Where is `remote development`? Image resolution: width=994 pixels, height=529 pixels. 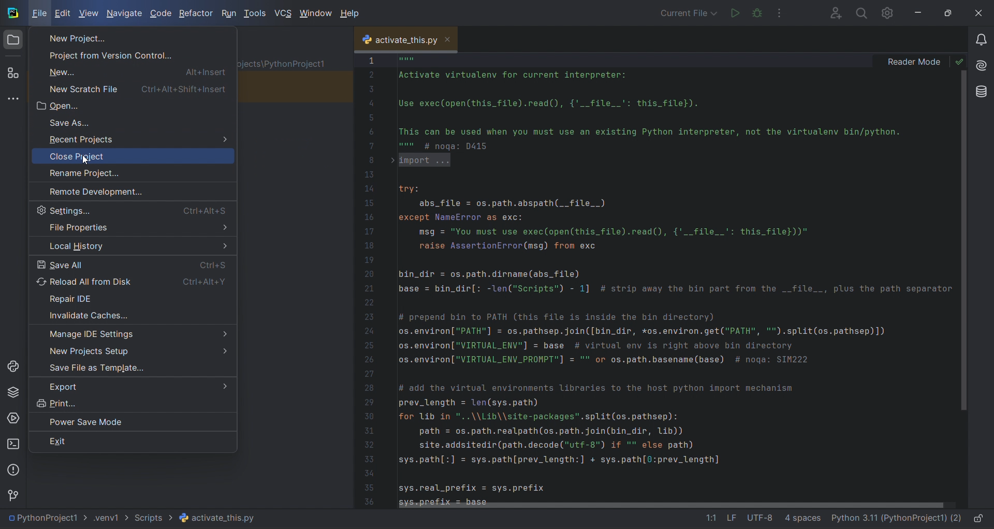 remote development is located at coordinates (129, 190).